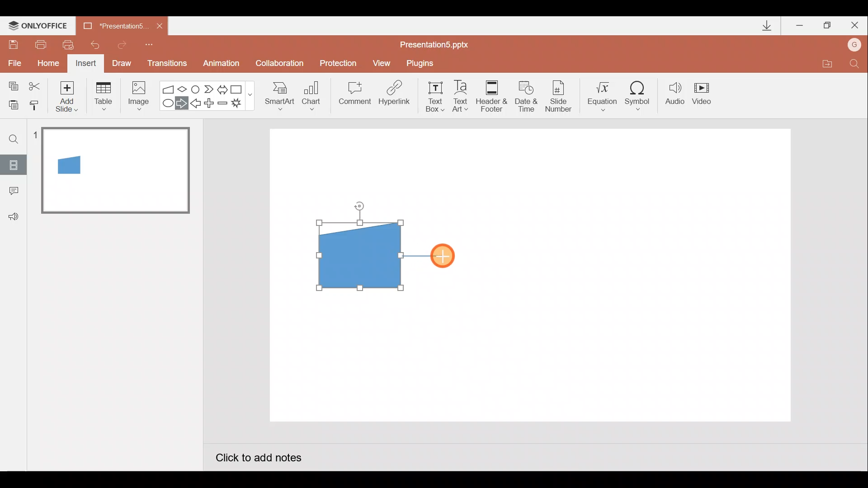 The image size is (868, 488). What do you see at coordinates (103, 95) in the screenshot?
I see `Table` at bounding box center [103, 95].